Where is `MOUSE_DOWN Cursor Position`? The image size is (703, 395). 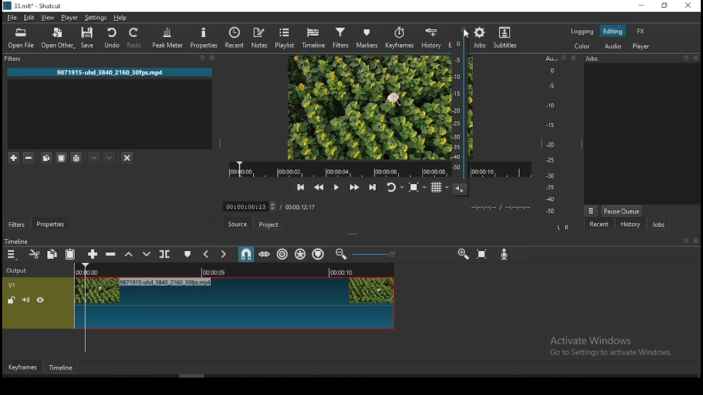
MOUSE_DOWN Cursor Position is located at coordinates (469, 35).